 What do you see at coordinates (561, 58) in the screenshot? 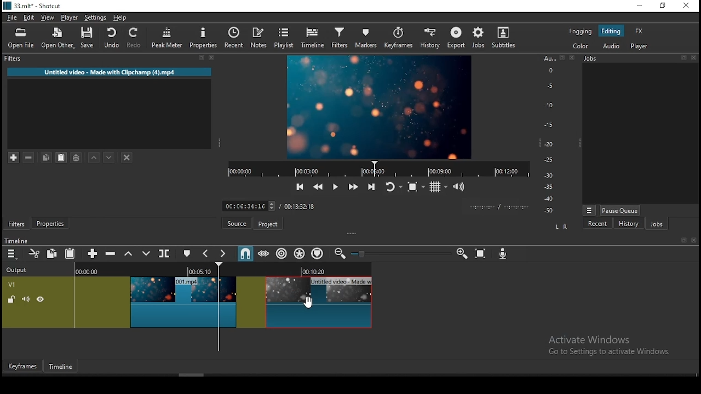
I see `` at bounding box center [561, 58].